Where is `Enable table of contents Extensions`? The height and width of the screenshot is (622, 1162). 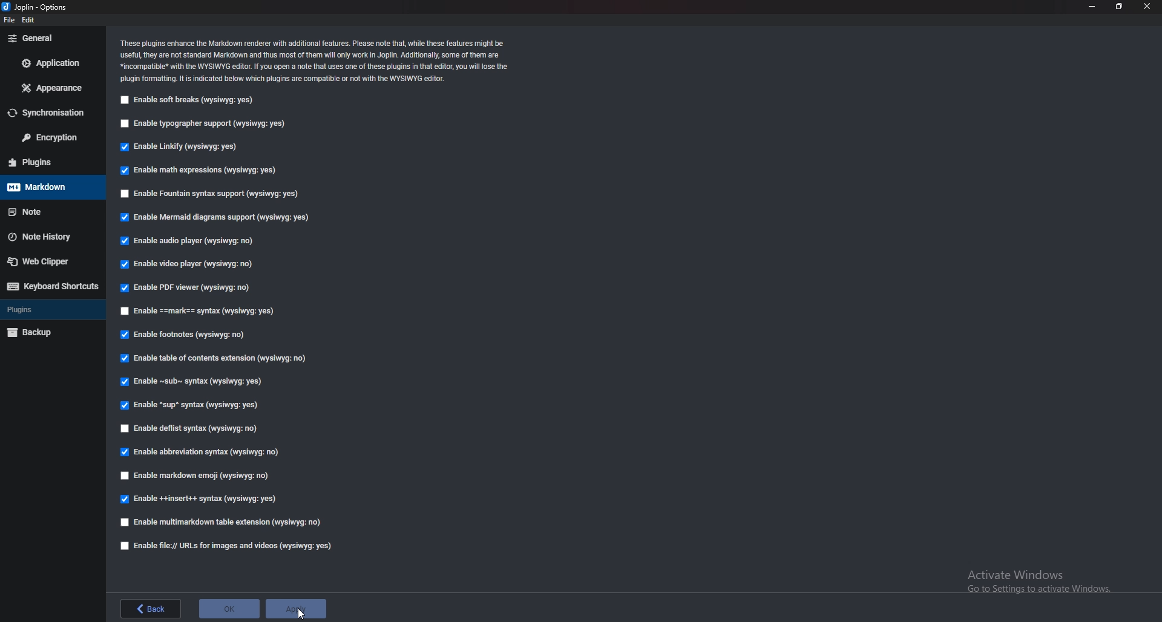 Enable table of contents Extensions is located at coordinates (215, 358).